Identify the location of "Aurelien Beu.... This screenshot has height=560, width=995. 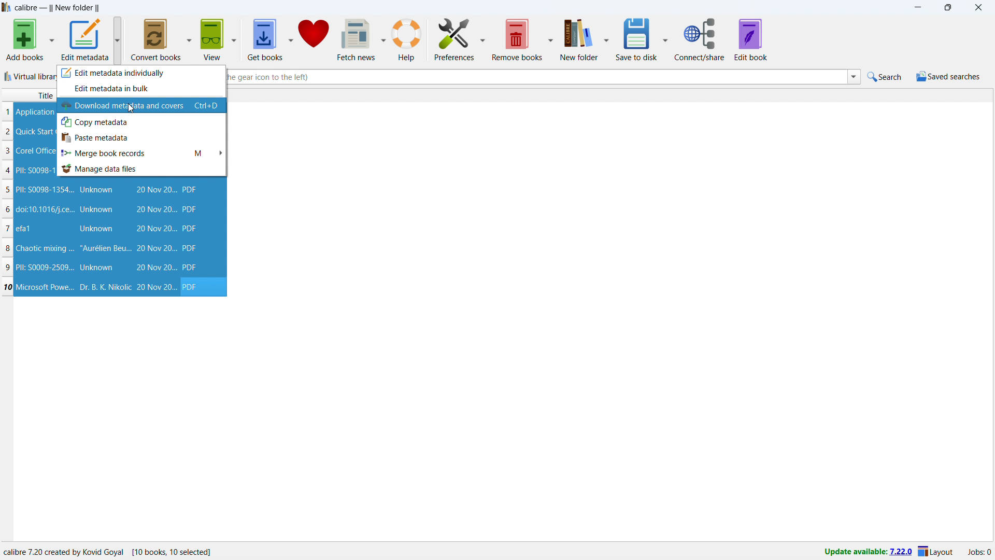
(105, 249).